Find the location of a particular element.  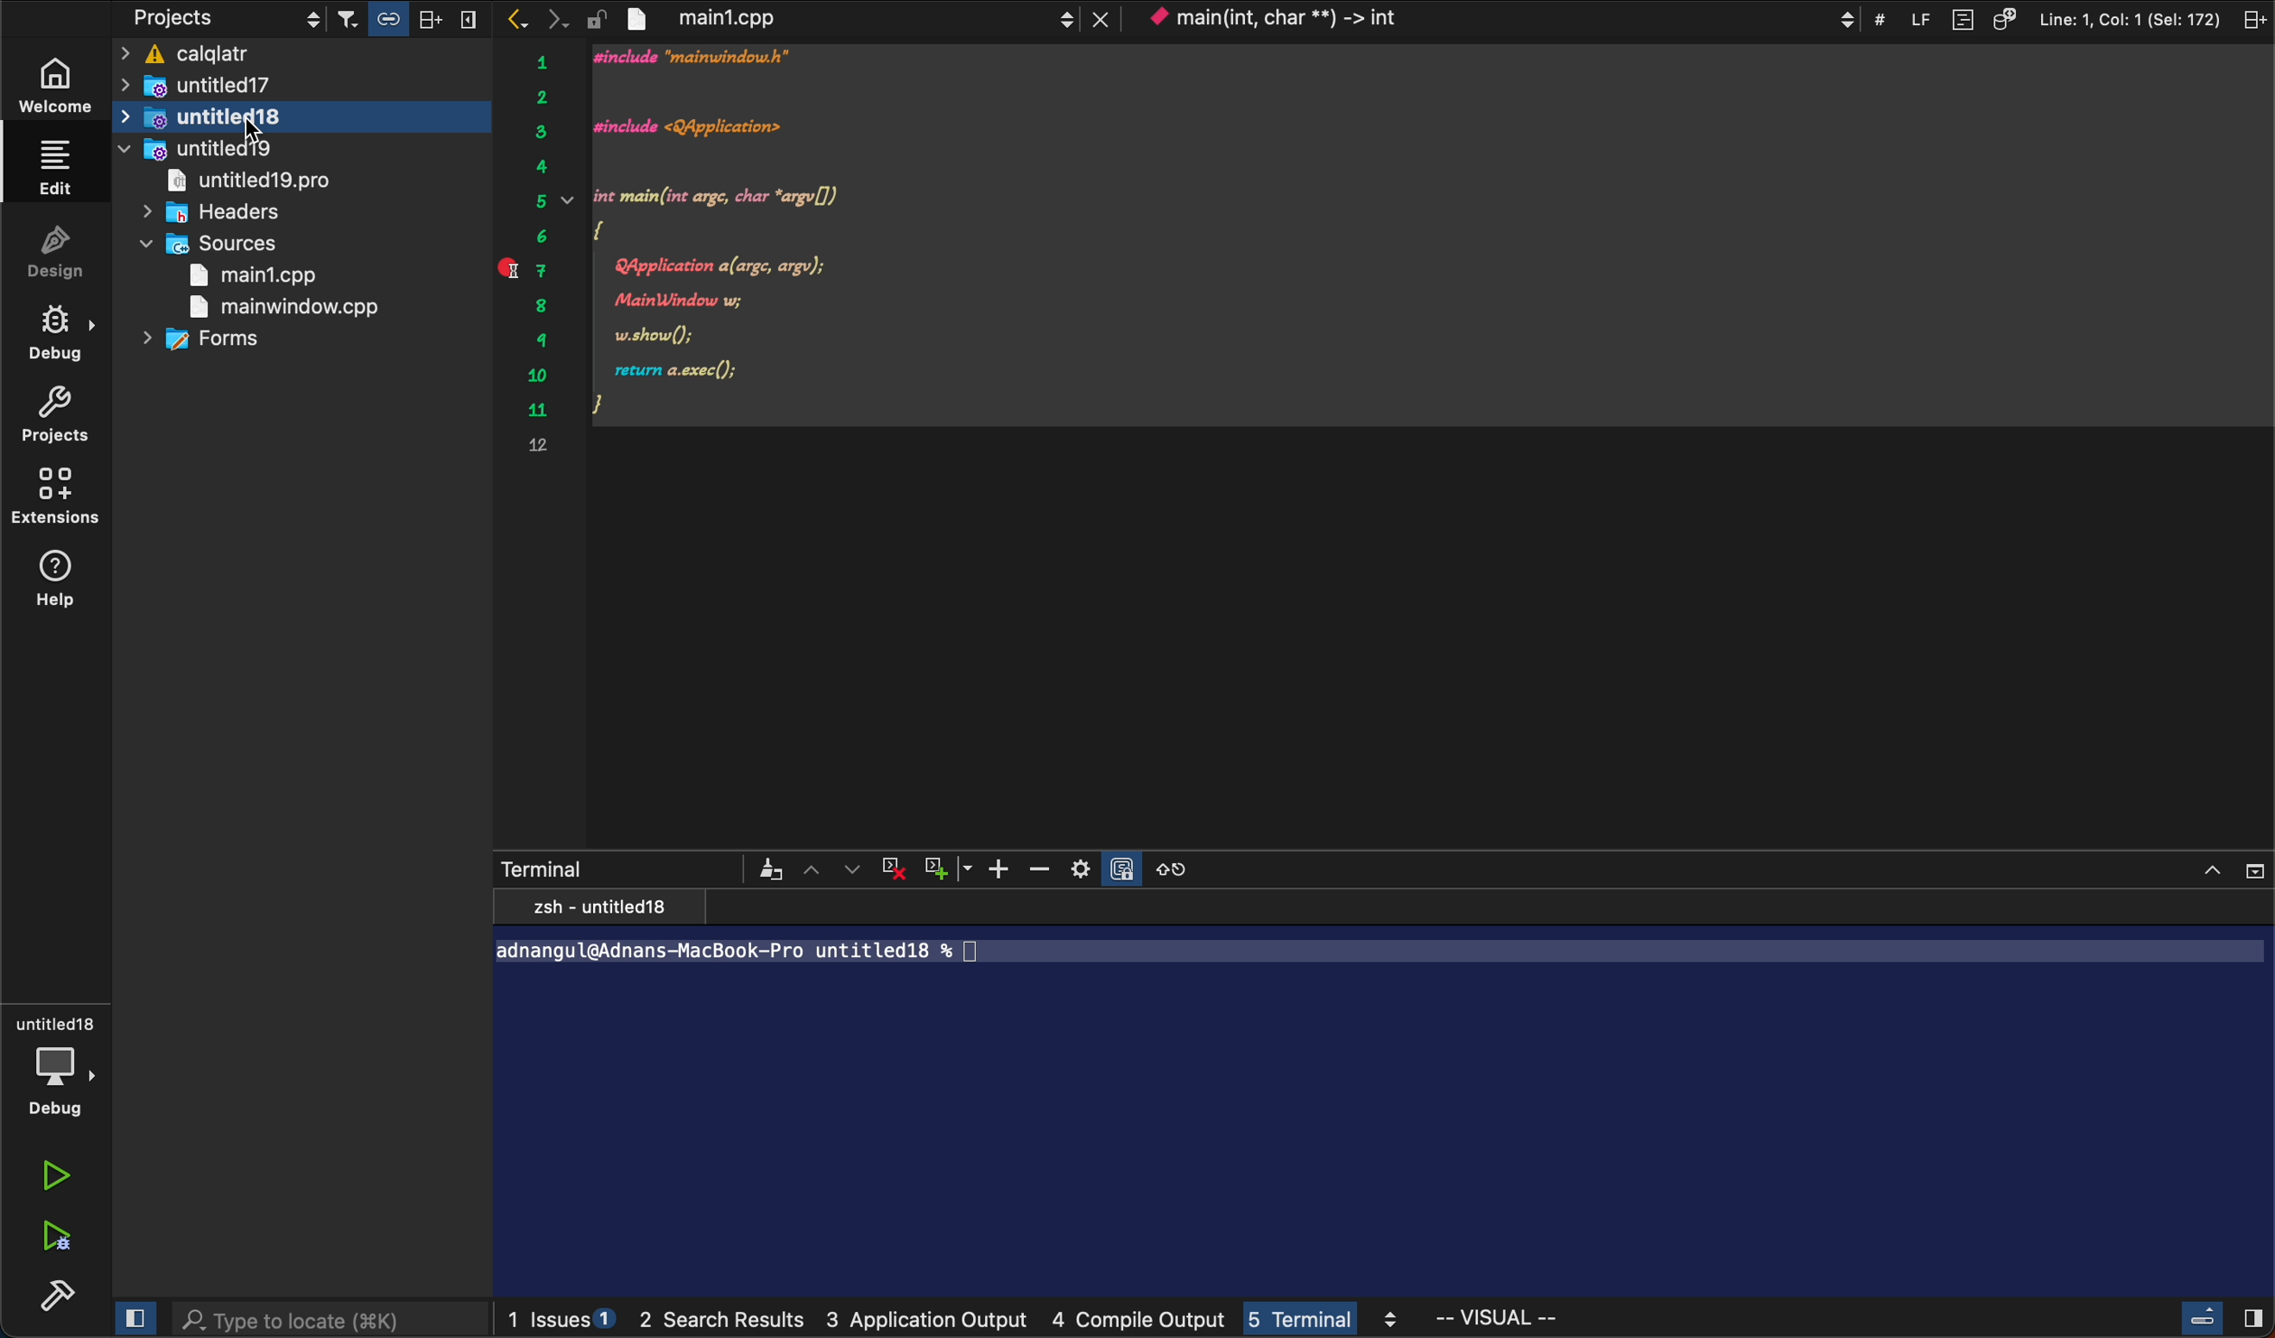

help is located at coordinates (53, 584).